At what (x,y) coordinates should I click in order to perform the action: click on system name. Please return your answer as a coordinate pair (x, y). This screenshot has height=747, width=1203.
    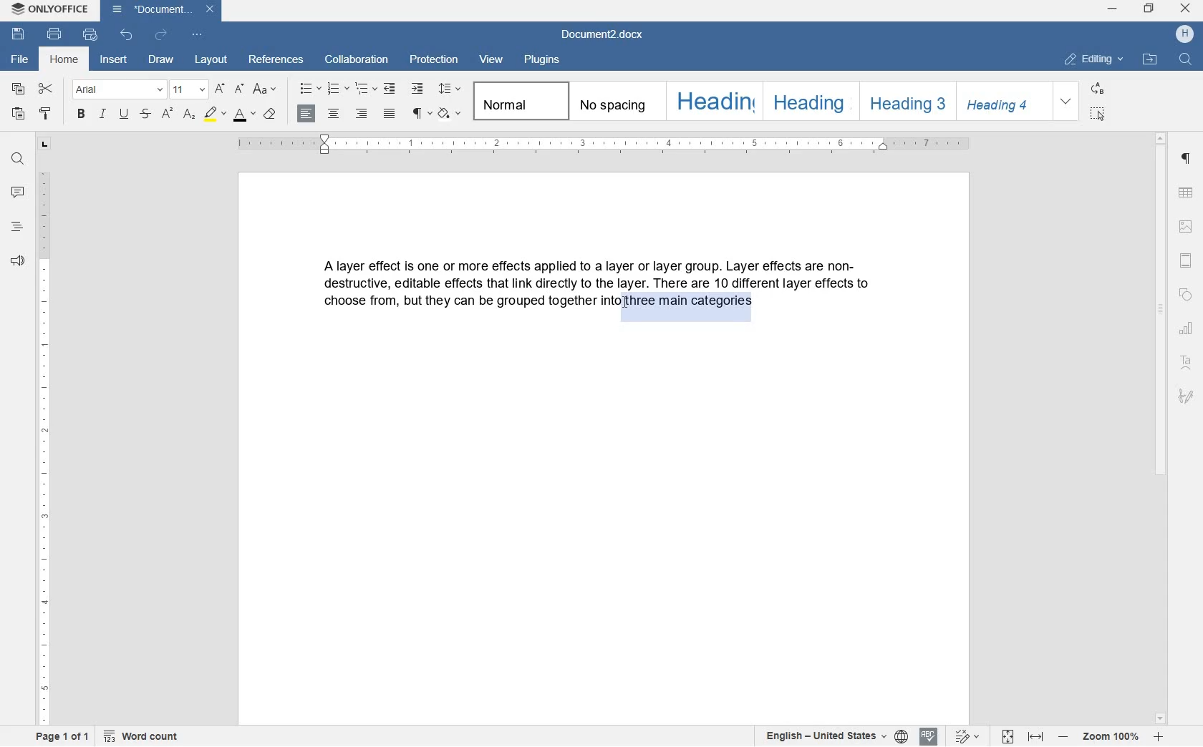
    Looking at the image, I should click on (48, 9).